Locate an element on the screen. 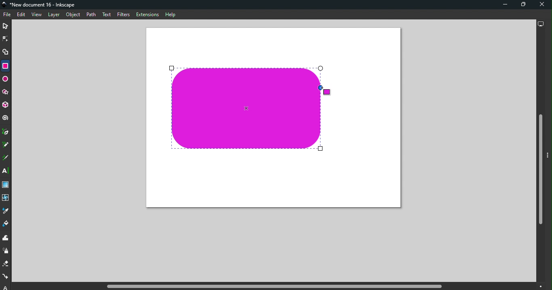 The width and height of the screenshot is (552, 290). Close is located at coordinates (542, 5).